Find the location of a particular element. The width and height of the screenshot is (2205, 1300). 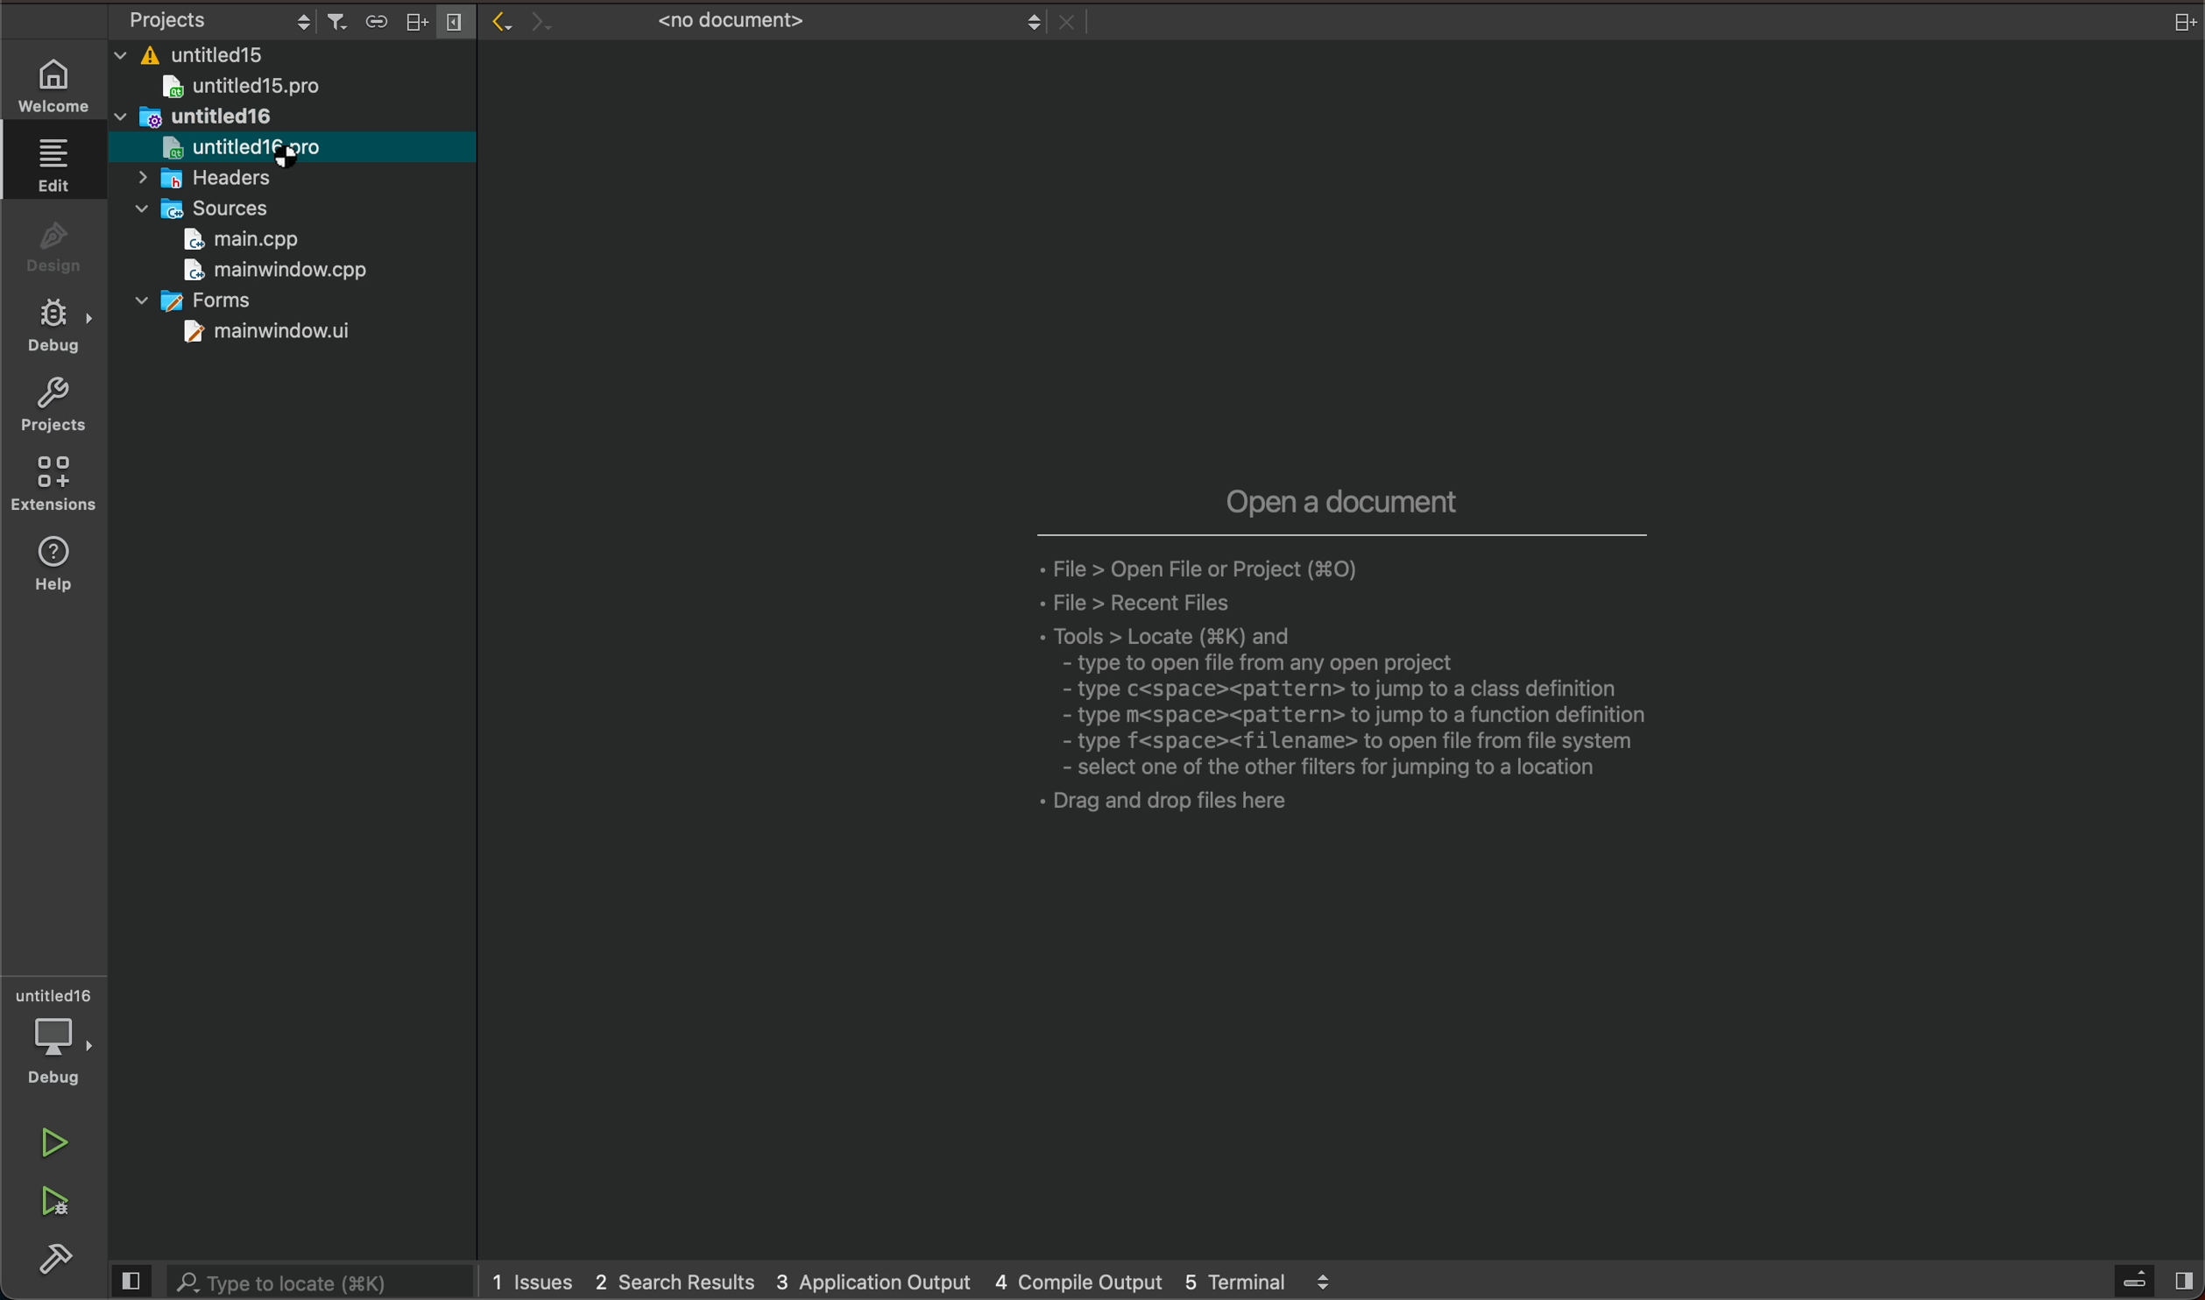

files and folders is located at coordinates (304, 52).